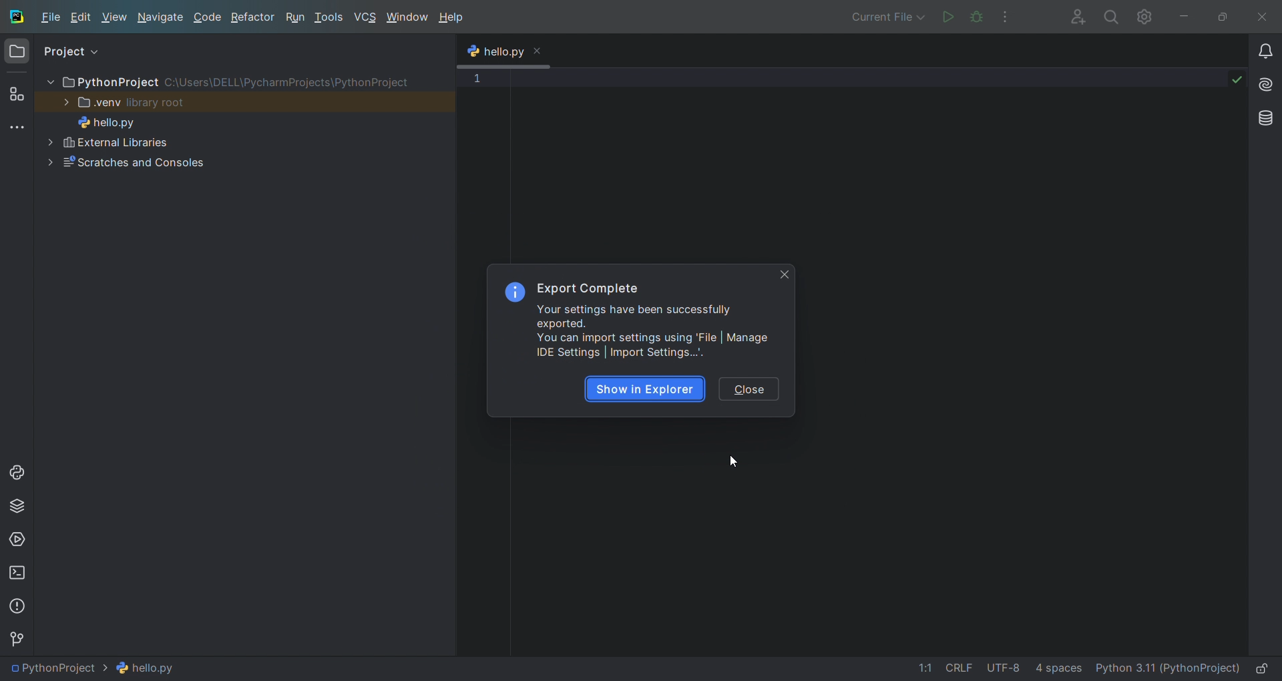  Describe the element at coordinates (407, 18) in the screenshot. I see `window` at that location.